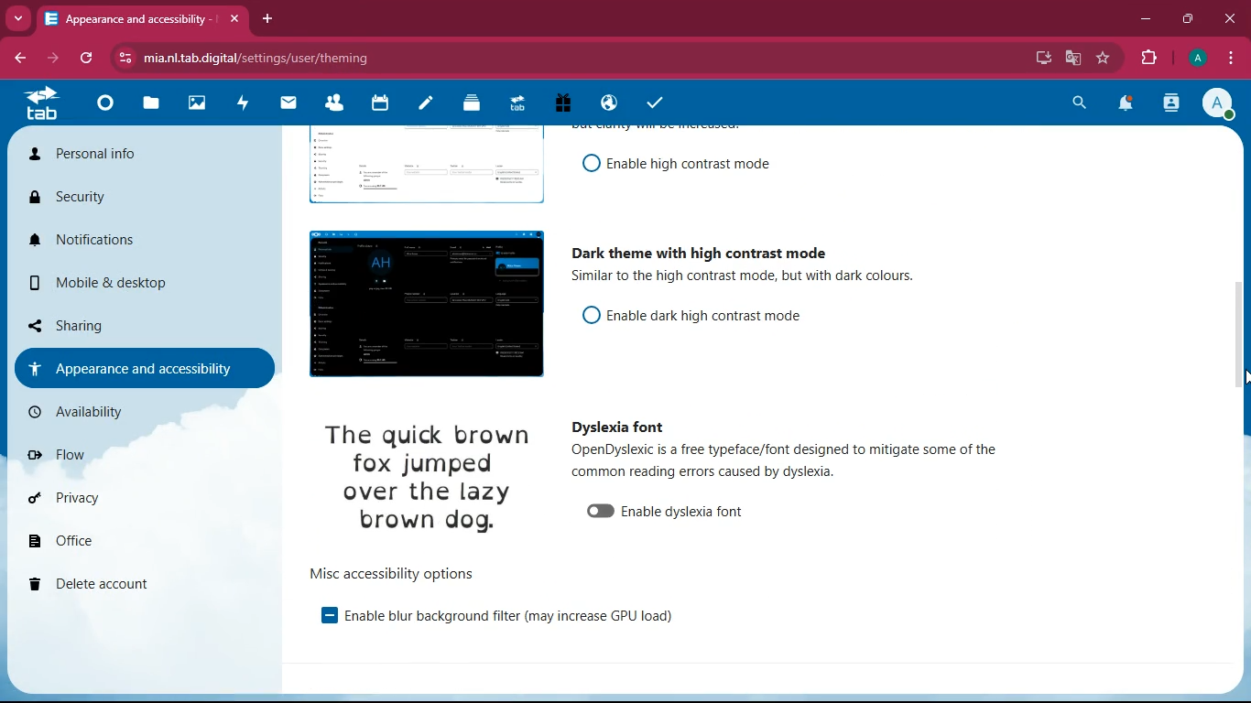  What do you see at coordinates (1195, 59) in the screenshot?
I see `profile` at bounding box center [1195, 59].